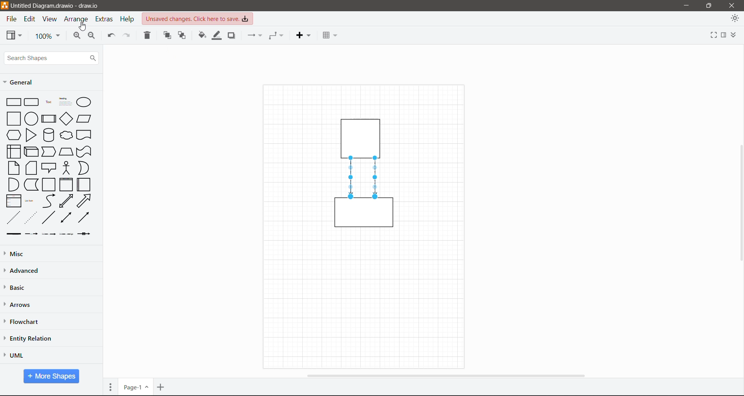 The image size is (744, 396). Describe the element at coordinates (711, 36) in the screenshot. I see `Fullscreen` at that location.